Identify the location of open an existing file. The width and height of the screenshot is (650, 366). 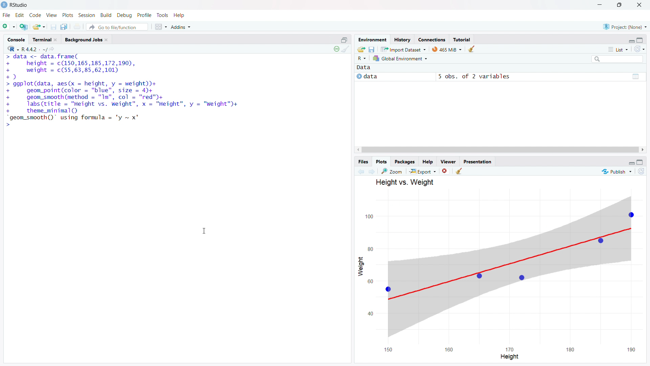
(39, 26).